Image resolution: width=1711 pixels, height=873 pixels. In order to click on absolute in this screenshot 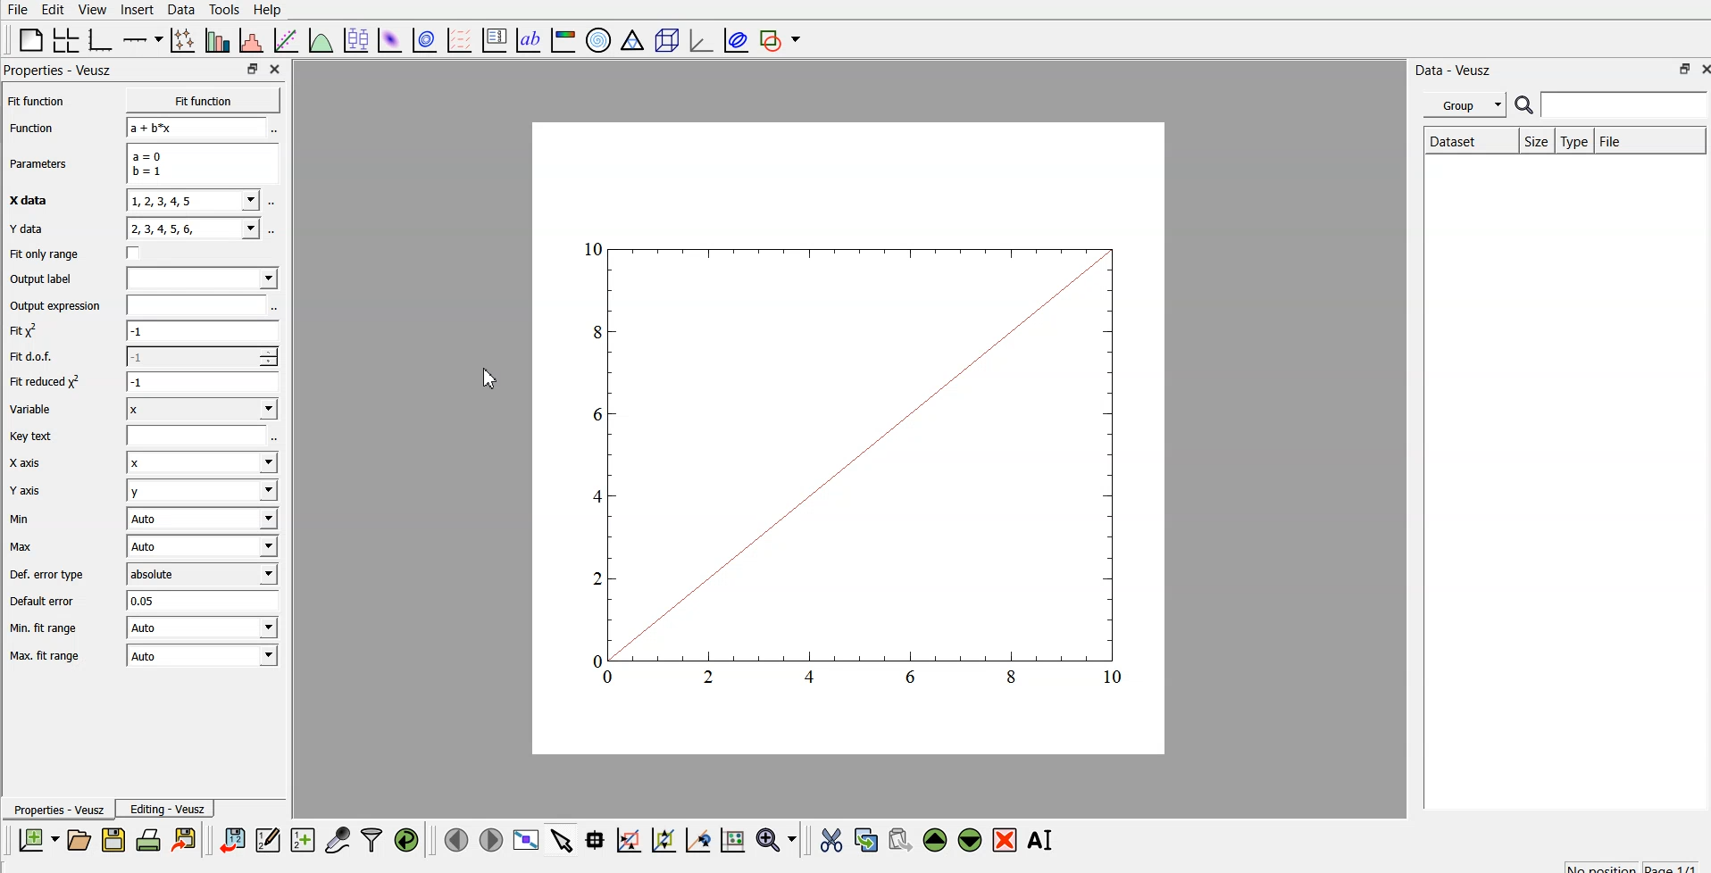, I will do `click(203, 576)`.